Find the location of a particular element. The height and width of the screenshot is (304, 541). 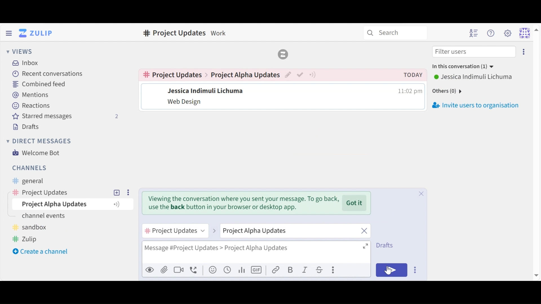

Mentions is located at coordinates (31, 95).